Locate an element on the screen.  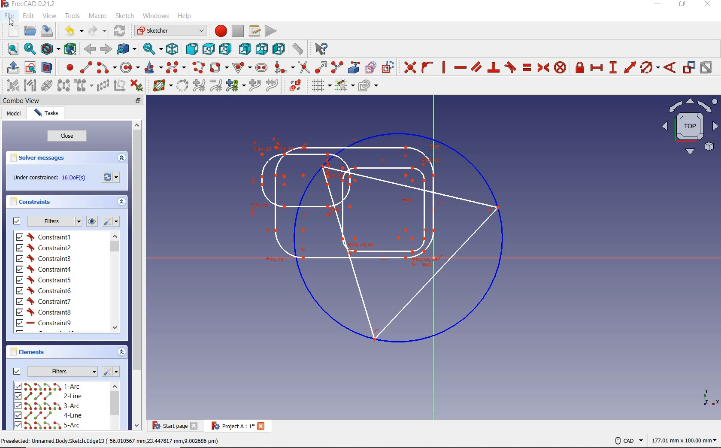
restore down is located at coordinates (682, 4).